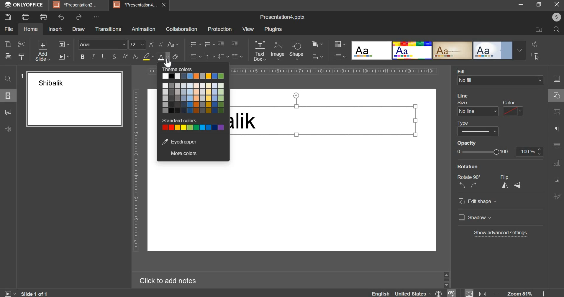 This screenshot has width=564, height=297. I want to click on mouse pointer, so click(169, 64).